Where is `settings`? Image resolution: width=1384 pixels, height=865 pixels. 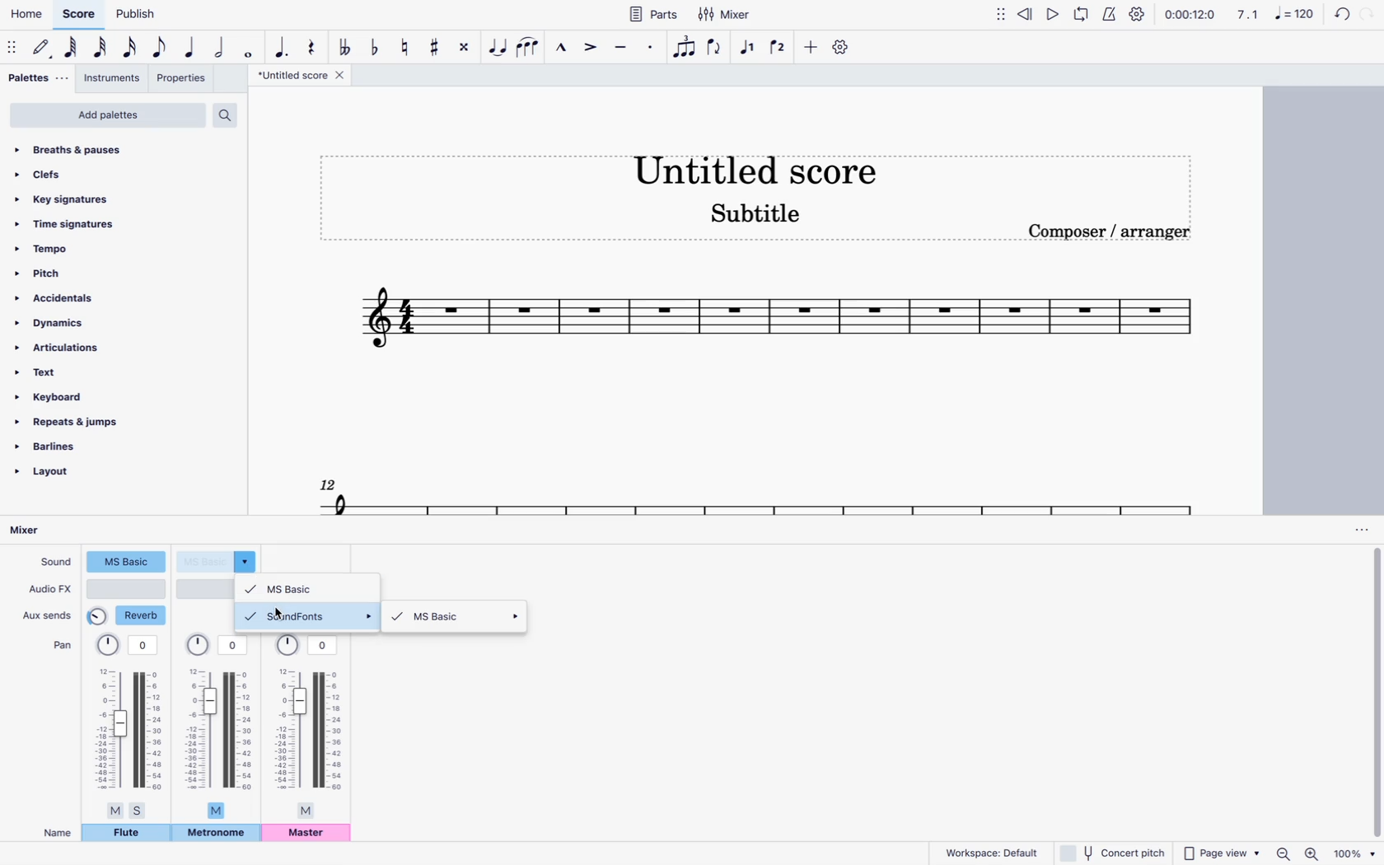
settings is located at coordinates (842, 48).